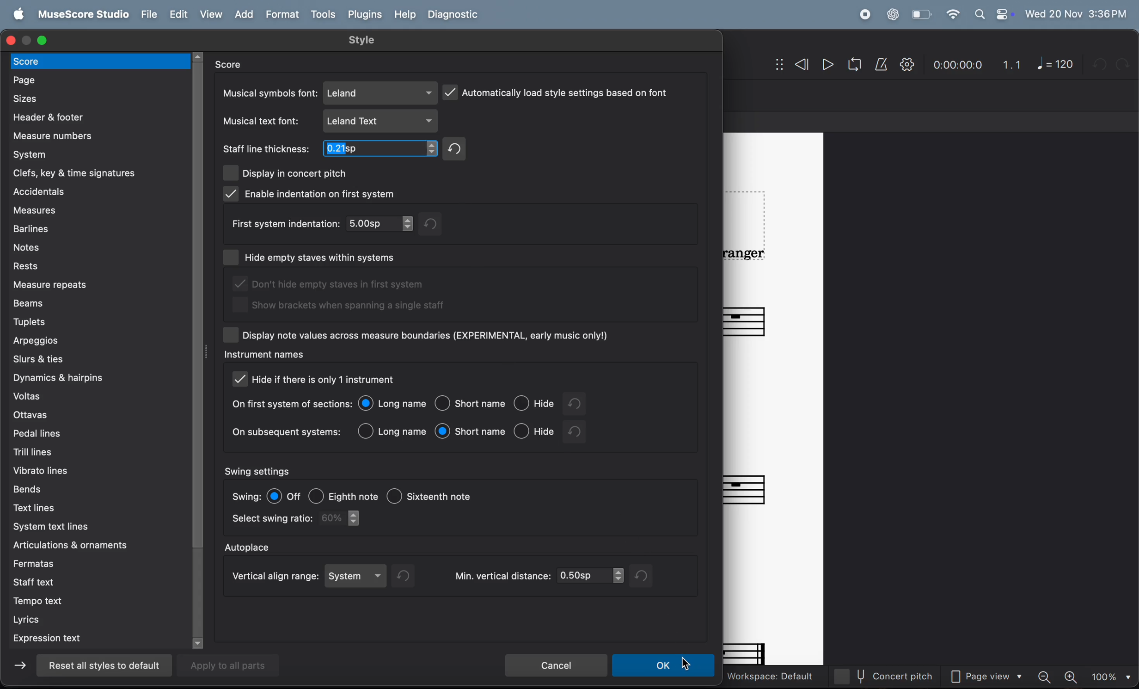 This screenshot has height=689, width=1139. I want to click on format, so click(284, 14).